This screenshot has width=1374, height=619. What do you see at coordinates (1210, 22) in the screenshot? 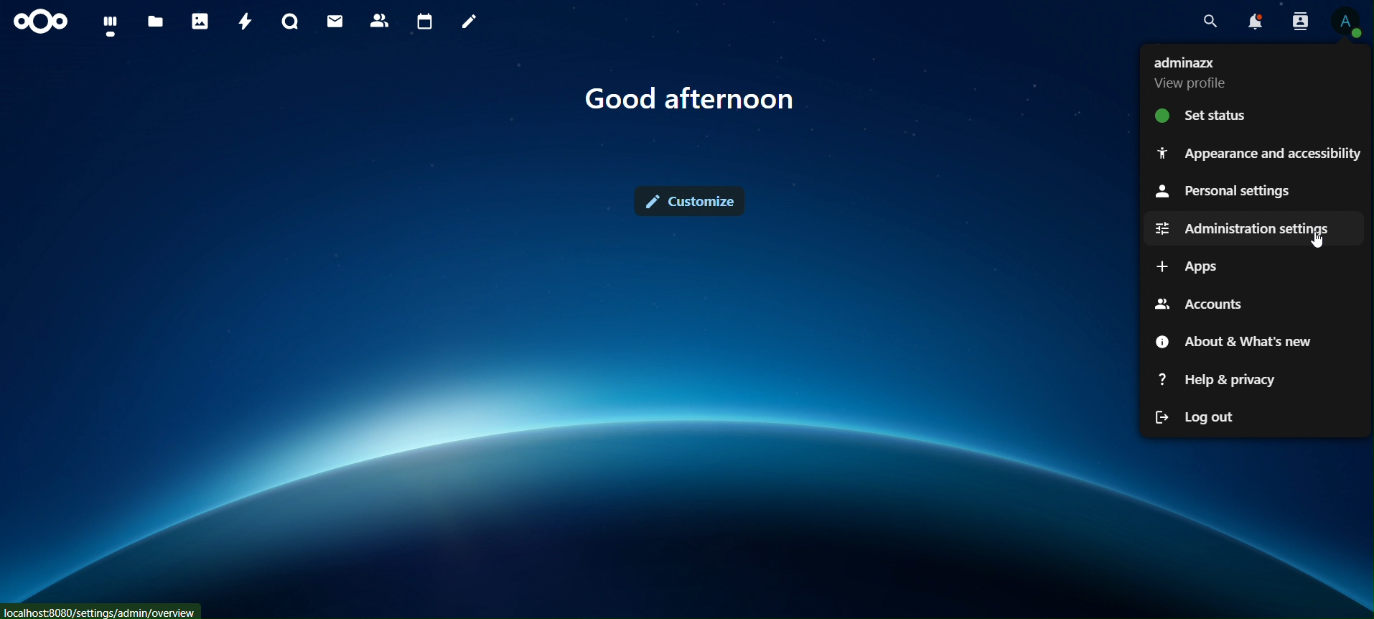
I see `search` at bounding box center [1210, 22].